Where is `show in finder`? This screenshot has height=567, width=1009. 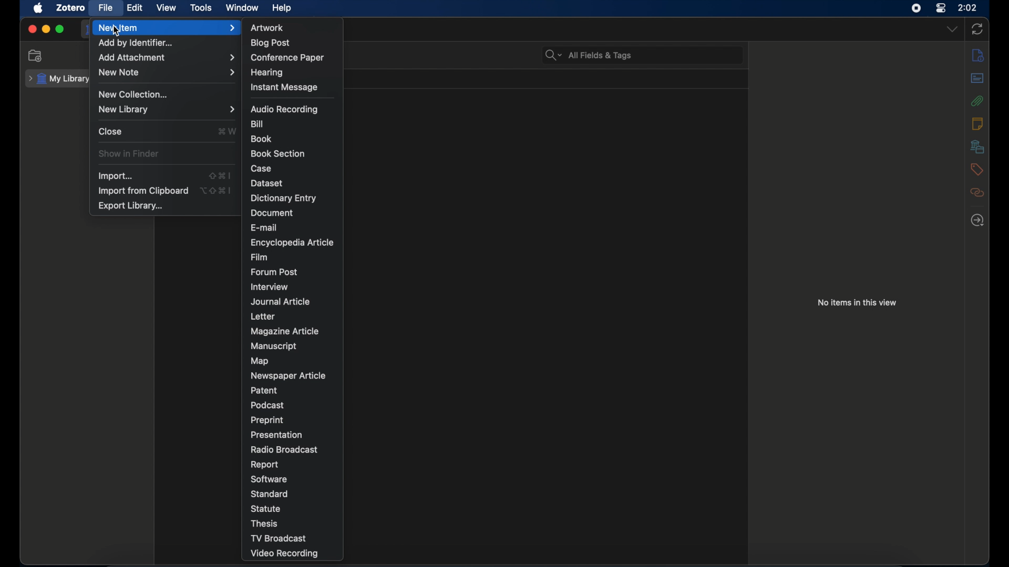
show in finder is located at coordinates (129, 154).